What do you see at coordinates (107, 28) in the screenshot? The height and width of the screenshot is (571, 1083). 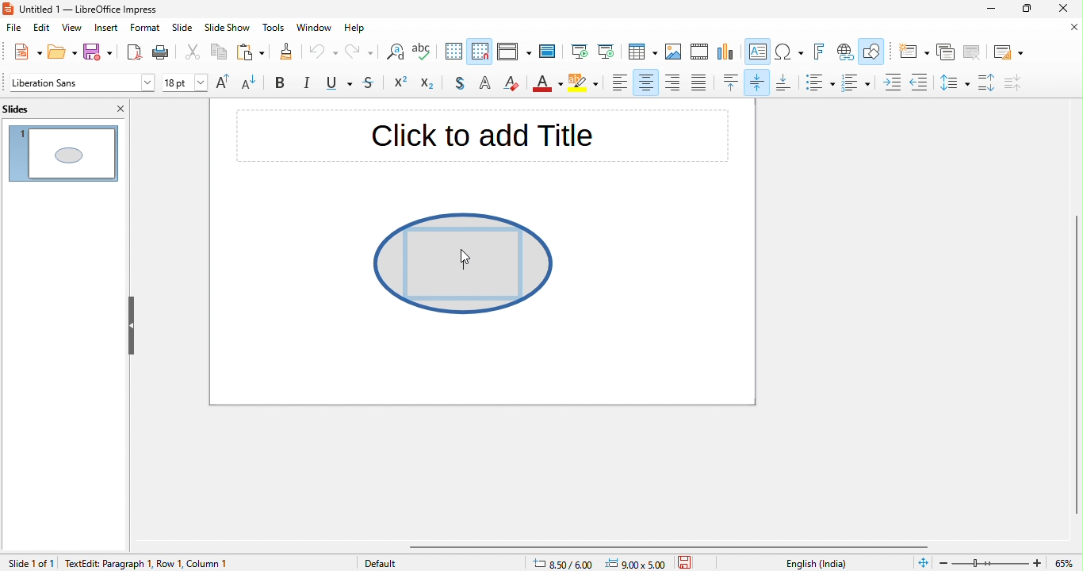 I see `insert ` at bounding box center [107, 28].